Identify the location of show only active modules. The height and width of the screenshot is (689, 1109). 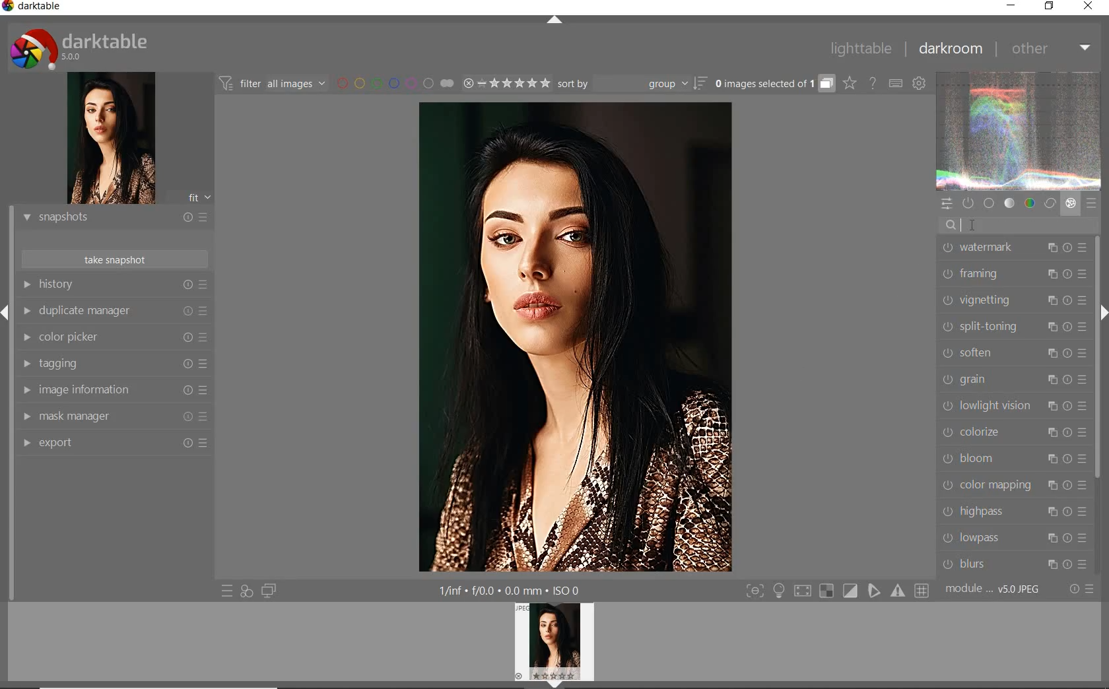
(968, 204).